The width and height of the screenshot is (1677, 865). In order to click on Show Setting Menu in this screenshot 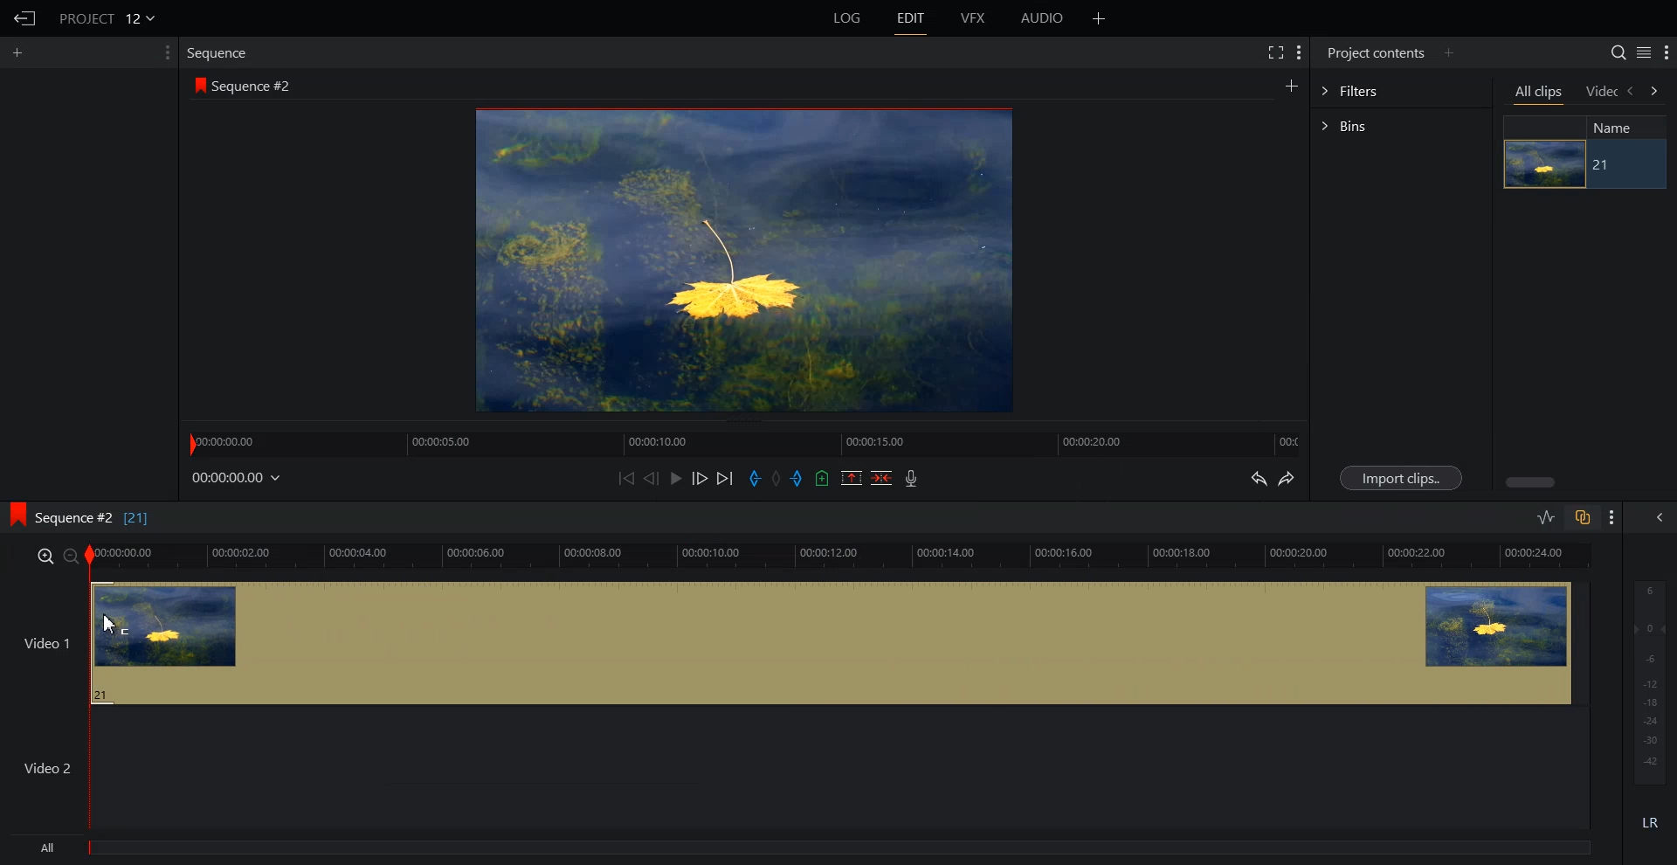, I will do `click(1612, 518)`.